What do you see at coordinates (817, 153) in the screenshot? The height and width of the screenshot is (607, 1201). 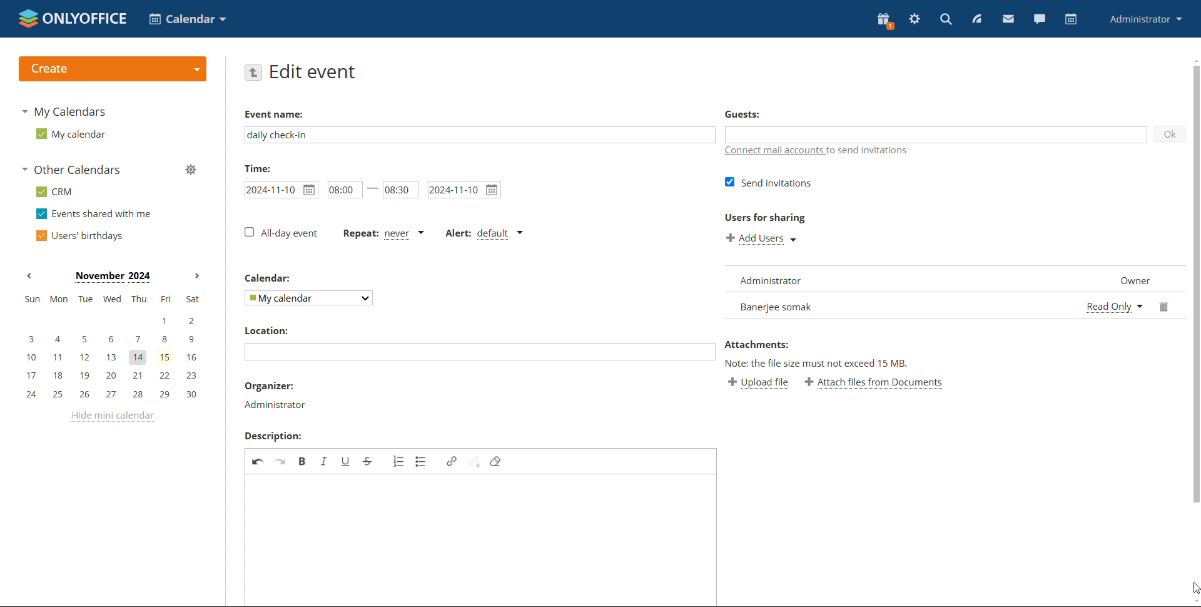 I see `connect mail accounts` at bounding box center [817, 153].